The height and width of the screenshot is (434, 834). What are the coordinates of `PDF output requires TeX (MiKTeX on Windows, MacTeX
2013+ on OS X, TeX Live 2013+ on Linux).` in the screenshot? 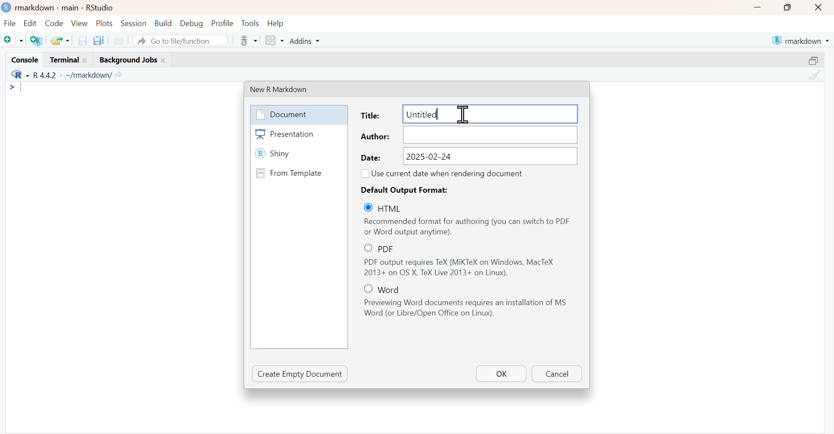 It's located at (468, 268).